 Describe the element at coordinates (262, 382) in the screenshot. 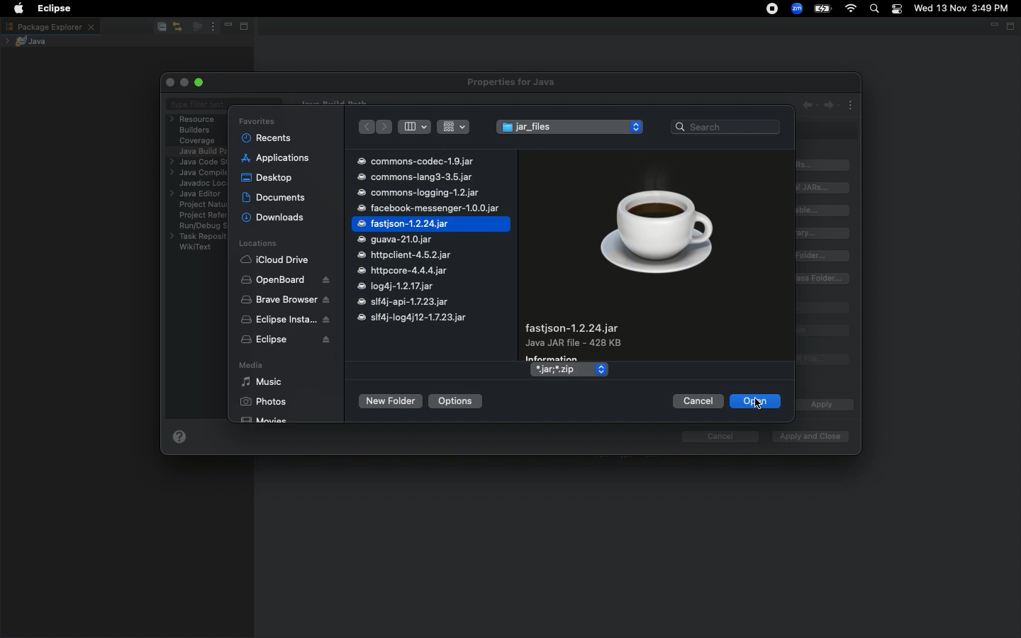

I see `Music` at that location.